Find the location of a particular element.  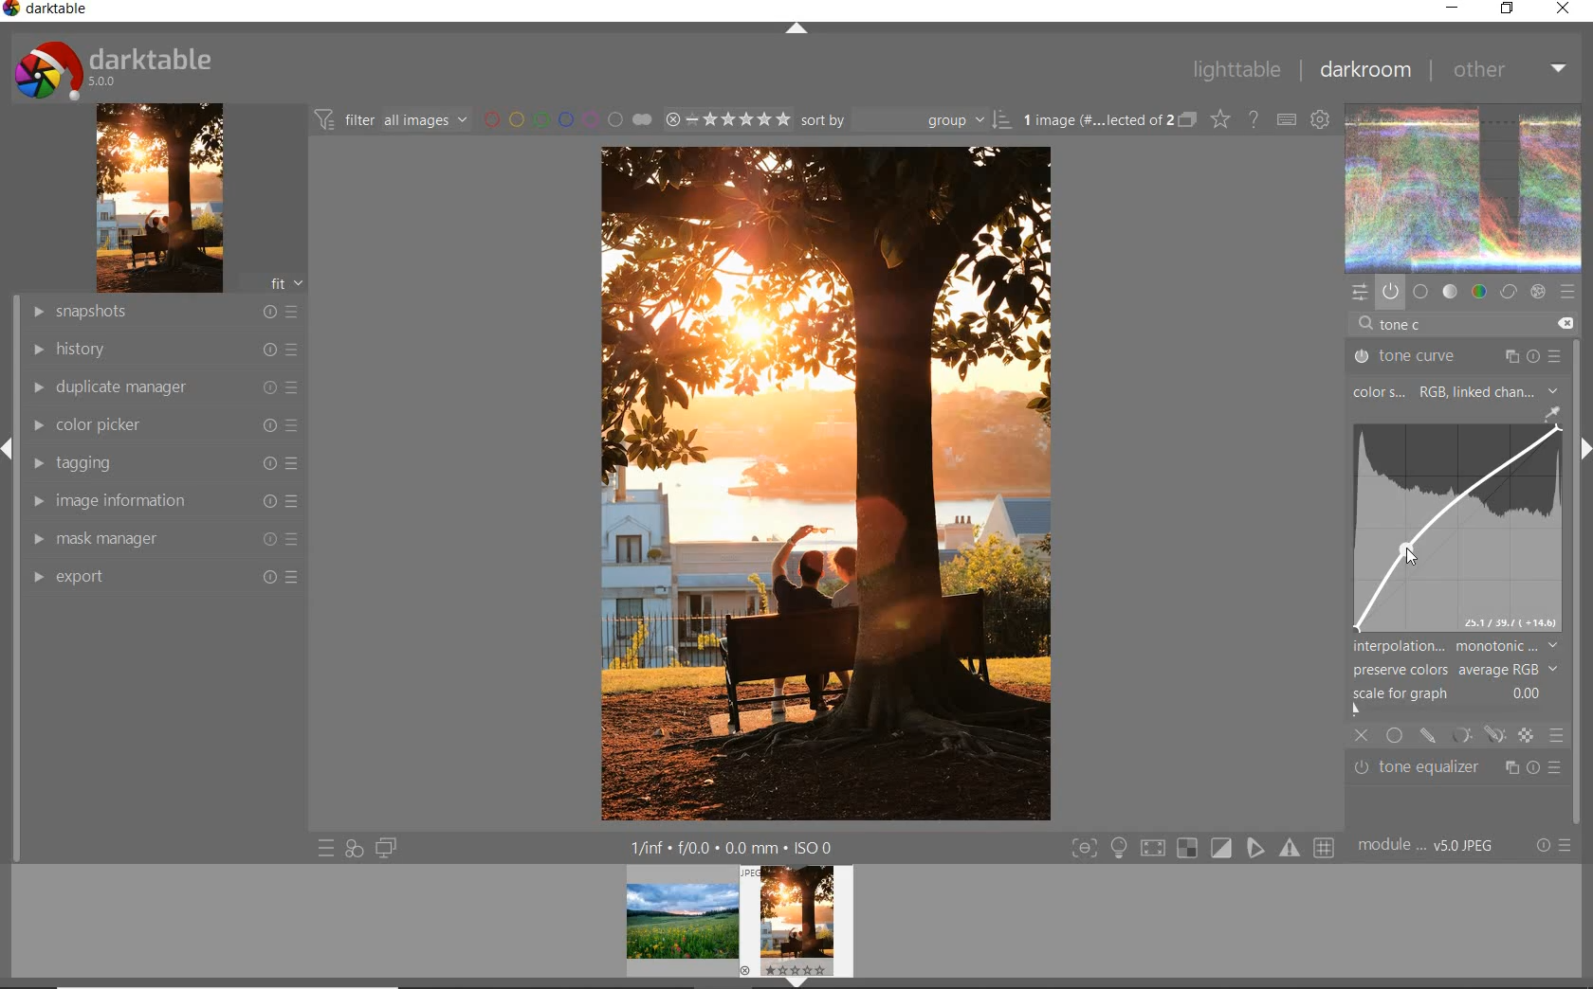

COLOR SPACE is located at coordinates (1381, 393).